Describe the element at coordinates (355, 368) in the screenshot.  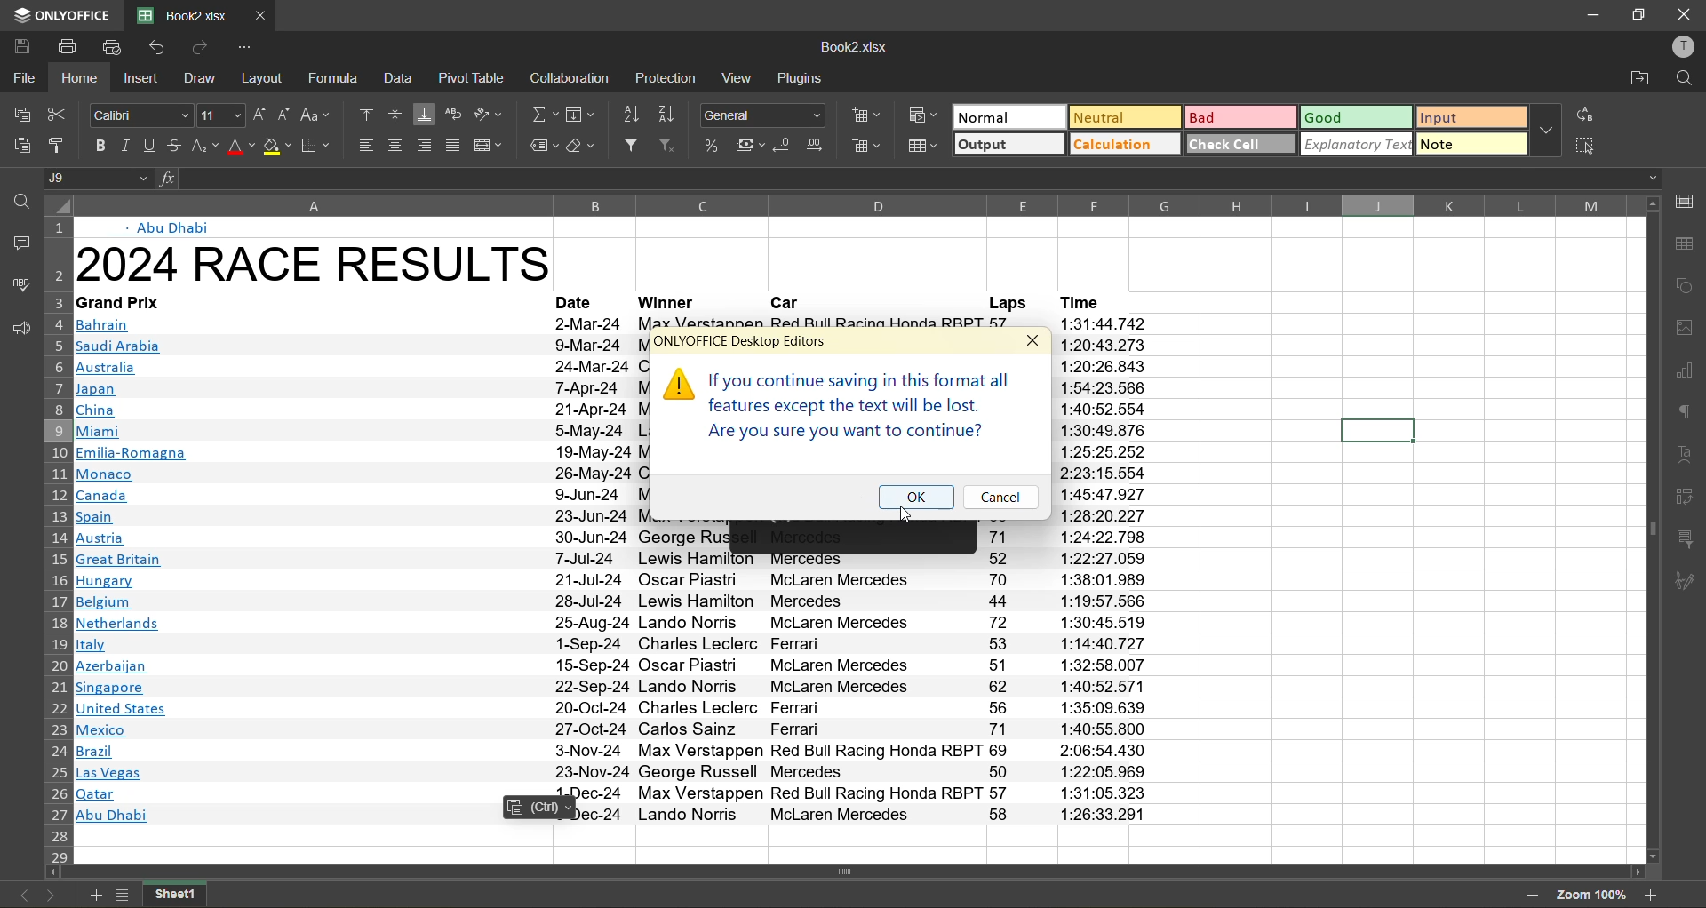
I see `text info` at that location.